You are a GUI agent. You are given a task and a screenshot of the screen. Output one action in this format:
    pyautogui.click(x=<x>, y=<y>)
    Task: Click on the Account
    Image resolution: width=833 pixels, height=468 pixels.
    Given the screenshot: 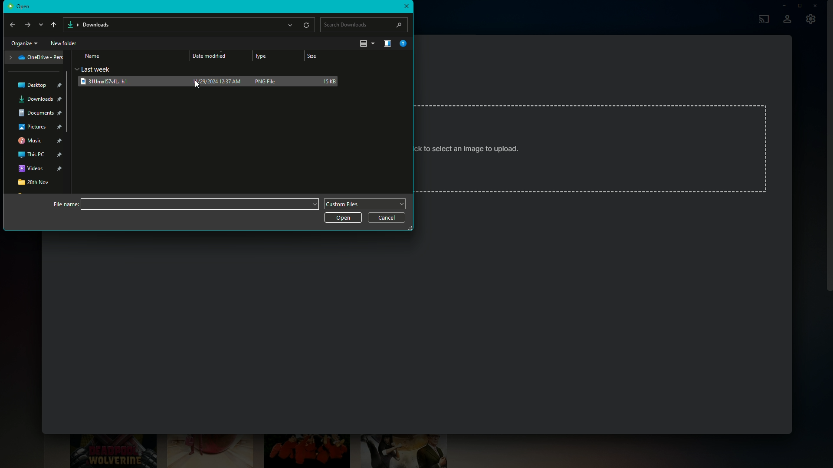 What is the action you would take?
    pyautogui.click(x=787, y=20)
    